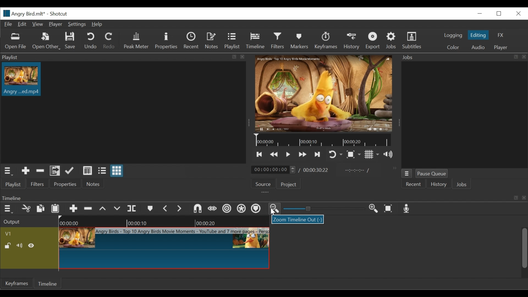 This screenshot has width=528, height=297. What do you see at coordinates (315, 171) in the screenshot?
I see `Total duration` at bounding box center [315, 171].